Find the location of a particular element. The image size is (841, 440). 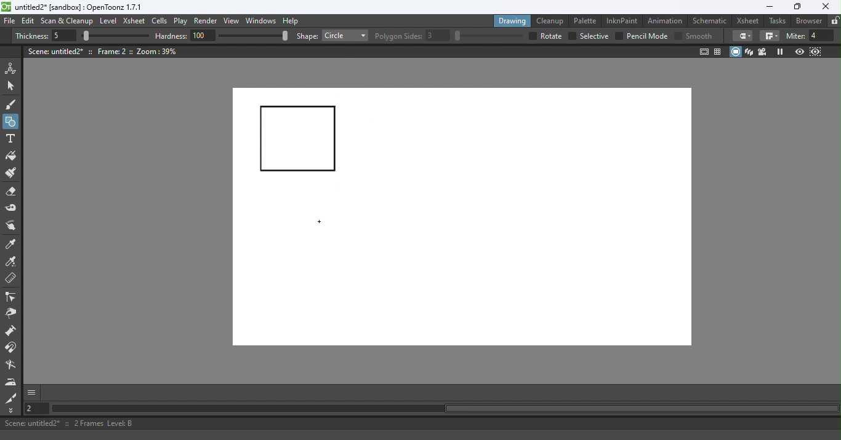

Border corners is located at coordinates (742, 36).